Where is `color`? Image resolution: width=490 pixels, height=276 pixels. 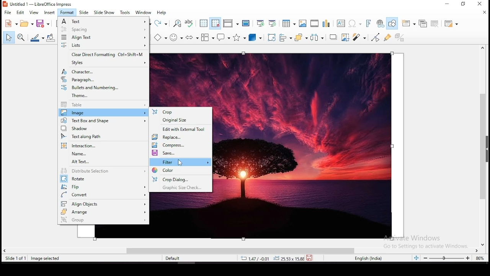
color is located at coordinates (181, 171).